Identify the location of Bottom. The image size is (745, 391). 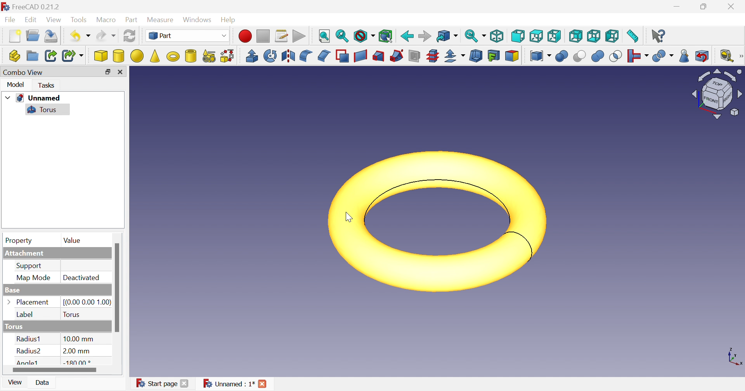
(593, 36).